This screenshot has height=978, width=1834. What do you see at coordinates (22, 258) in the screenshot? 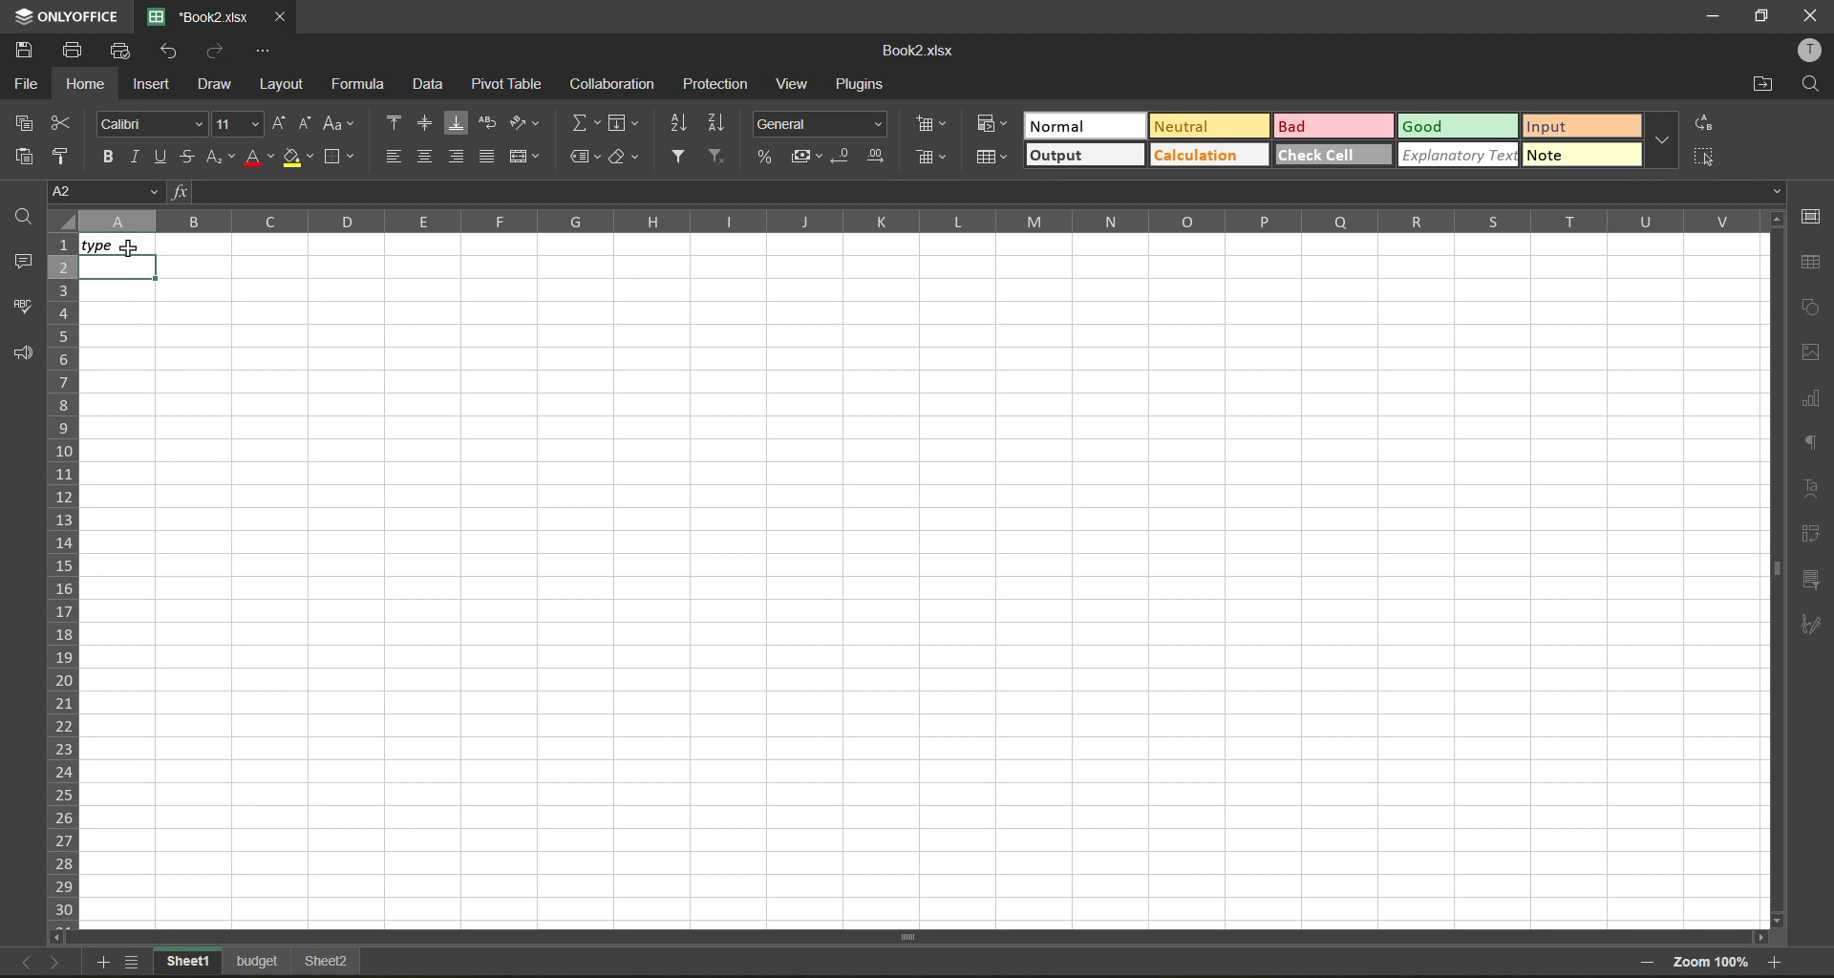
I see `comments` at bounding box center [22, 258].